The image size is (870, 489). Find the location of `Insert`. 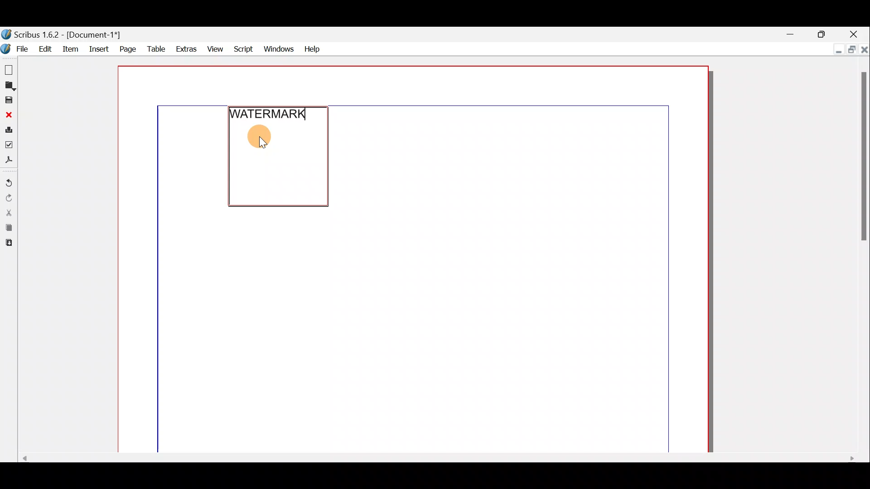

Insert is located at coordinates (99, 48).